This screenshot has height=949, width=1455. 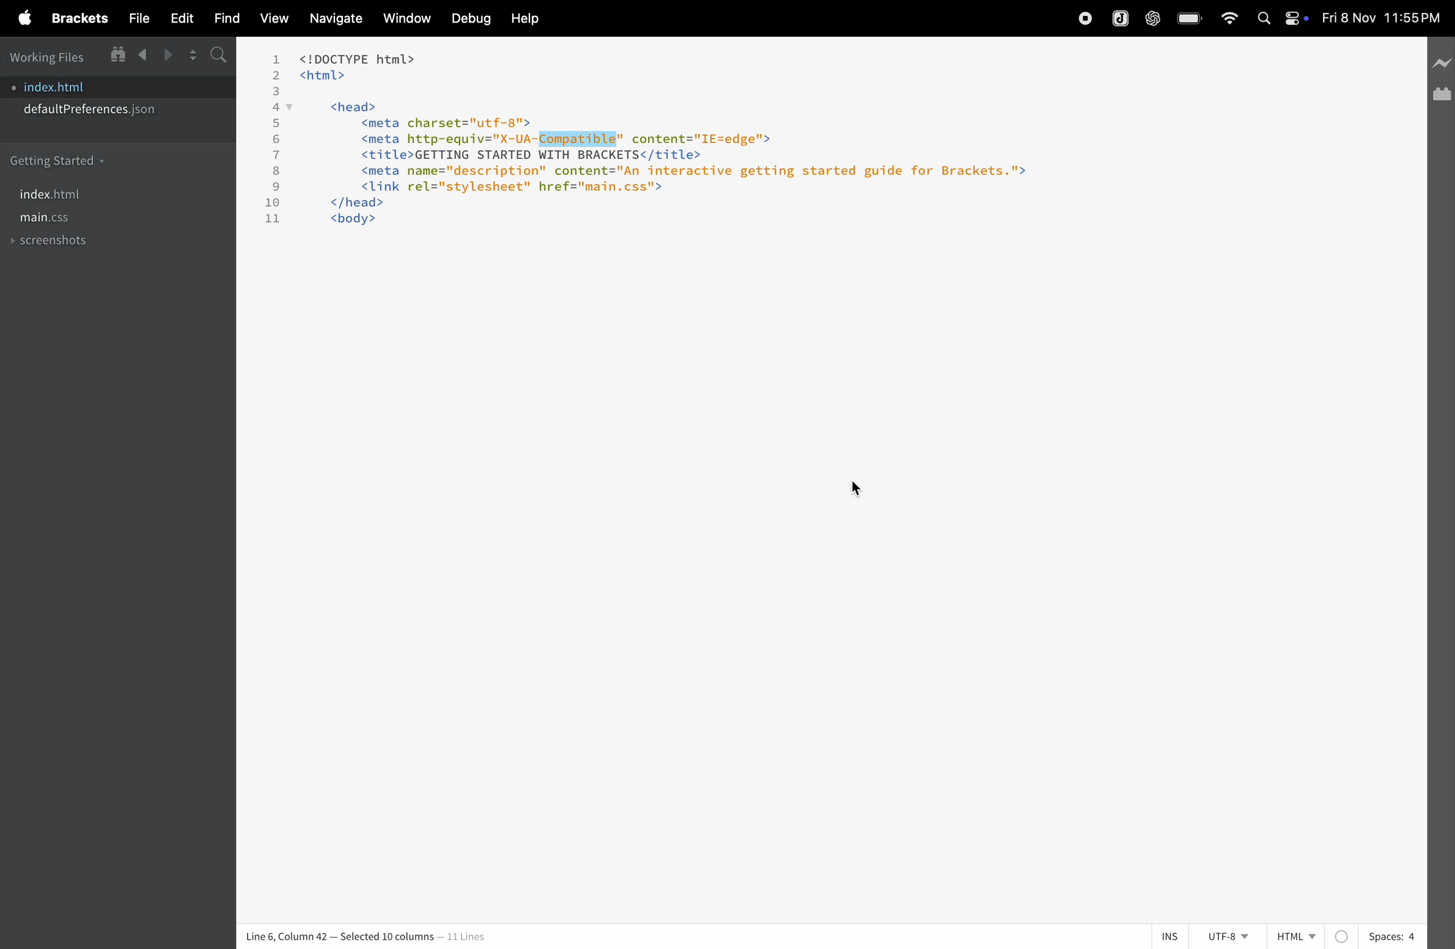 What do you see at coordinates (53, 243) in the screenshot?
I see `screenshots` at bounding box center [53, 243].